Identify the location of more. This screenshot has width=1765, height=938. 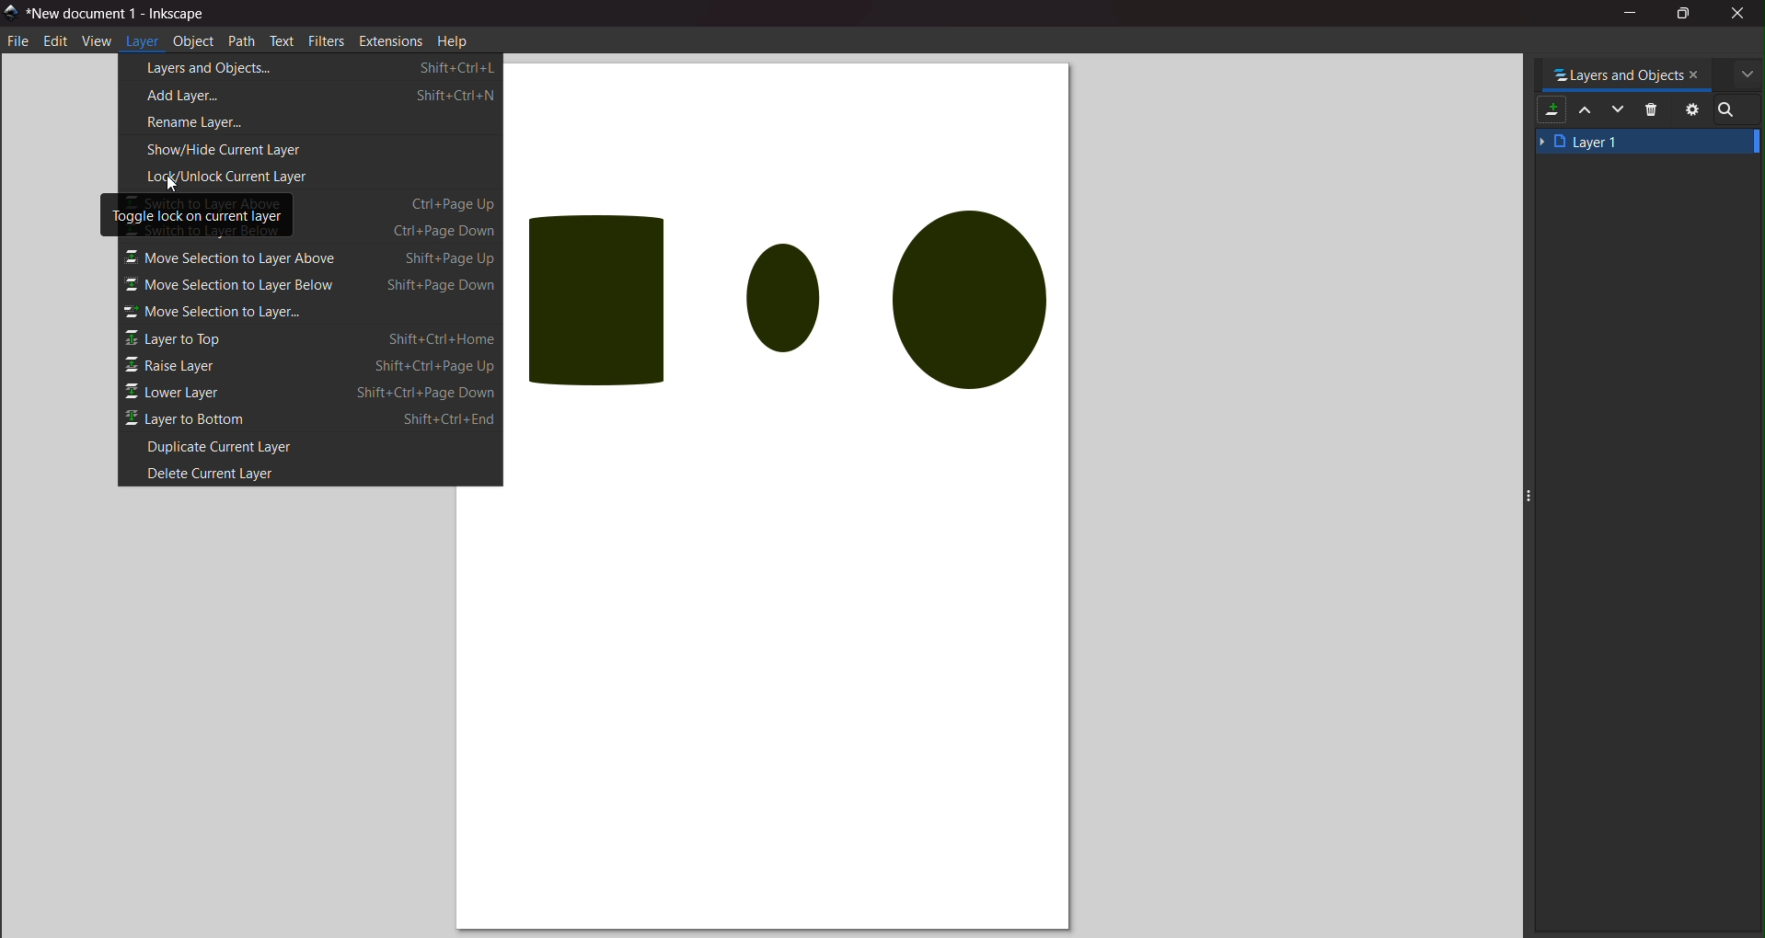
(1748, 75).